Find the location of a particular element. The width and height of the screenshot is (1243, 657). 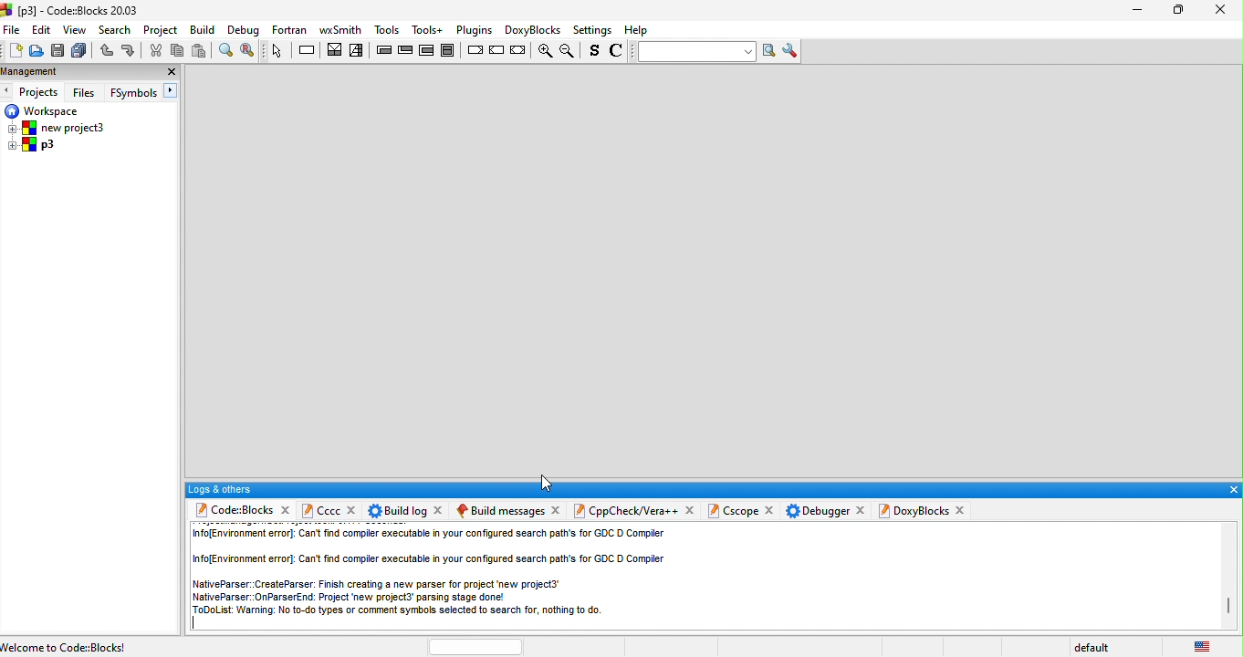

default is located at coordinates (1096, 648).